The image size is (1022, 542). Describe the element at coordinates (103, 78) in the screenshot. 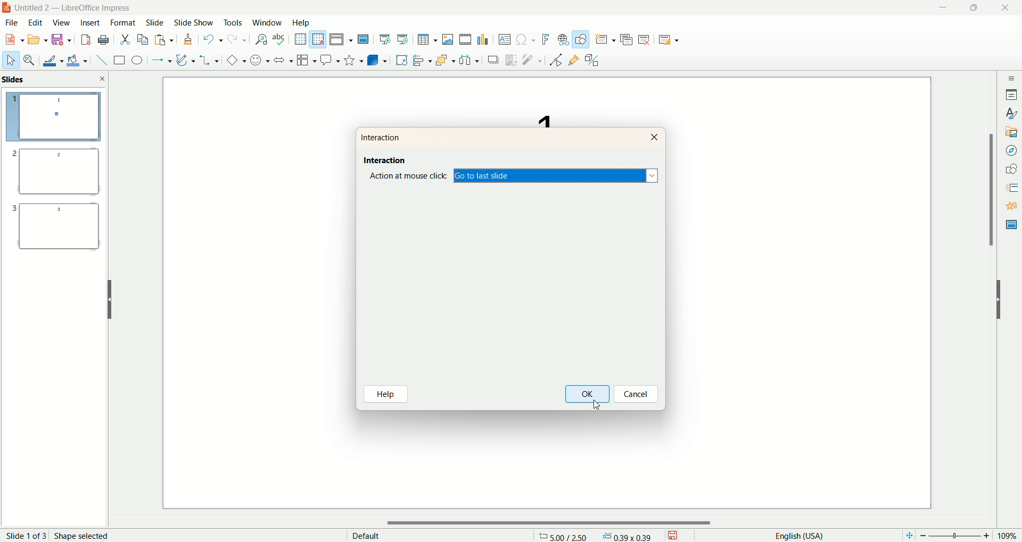

I see `close` at that location.